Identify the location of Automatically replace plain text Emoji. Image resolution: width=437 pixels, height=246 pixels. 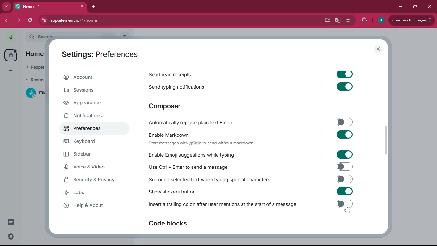
(250, 122).